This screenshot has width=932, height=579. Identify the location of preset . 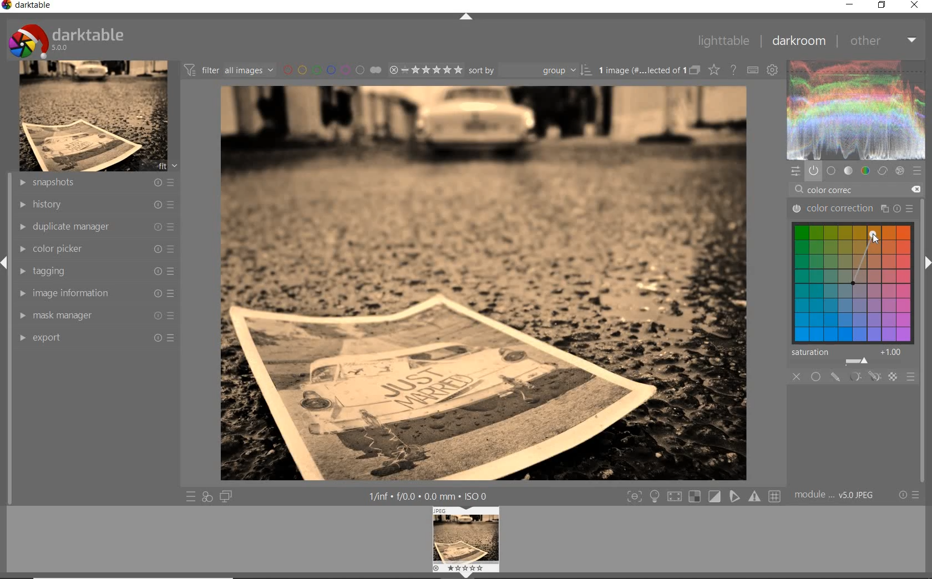
(917, 171).